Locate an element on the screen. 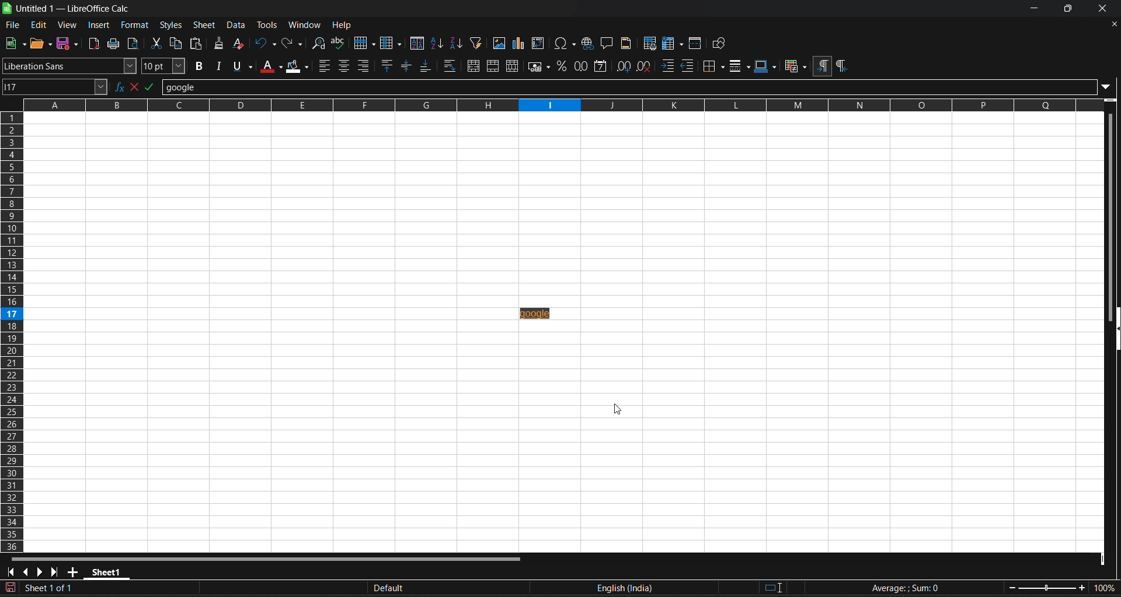 The image size is (1121, 597). align center is located at coordinates (344, 66).